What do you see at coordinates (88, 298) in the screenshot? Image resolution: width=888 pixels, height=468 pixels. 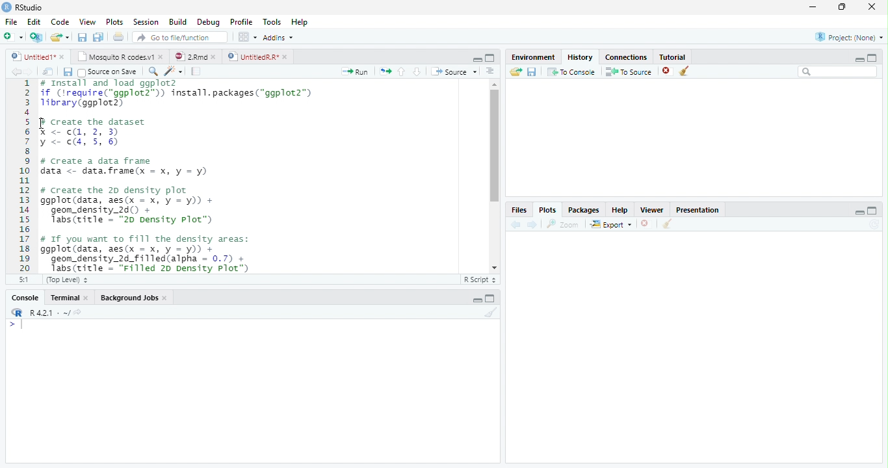 I see `close` at bounding box center [88, 298].